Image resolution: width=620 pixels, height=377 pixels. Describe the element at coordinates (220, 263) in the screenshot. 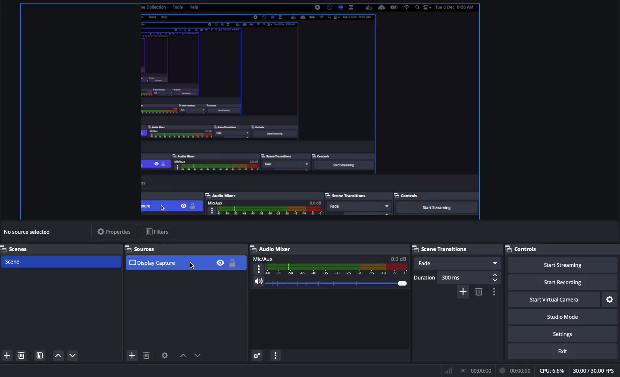

I see `Visible` at that location.